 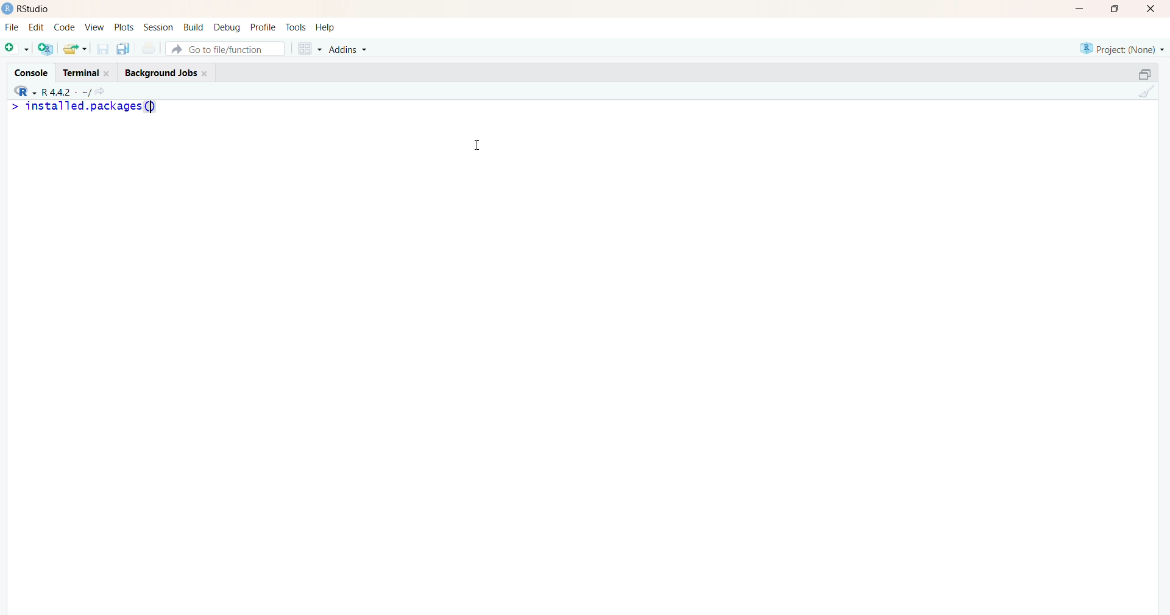 What do you see at coordinates (1140, 76) in the screenshot?
I see `collapse` at bounding box center [1140, 76].